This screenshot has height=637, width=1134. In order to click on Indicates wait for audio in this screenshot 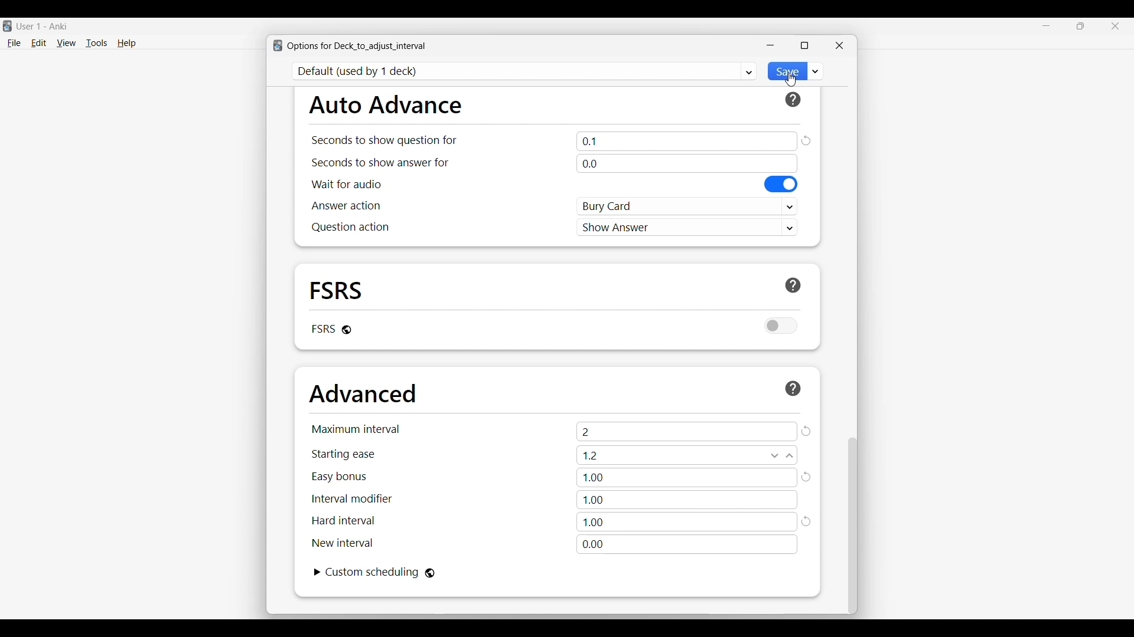, I will do `click(347, 184)`.